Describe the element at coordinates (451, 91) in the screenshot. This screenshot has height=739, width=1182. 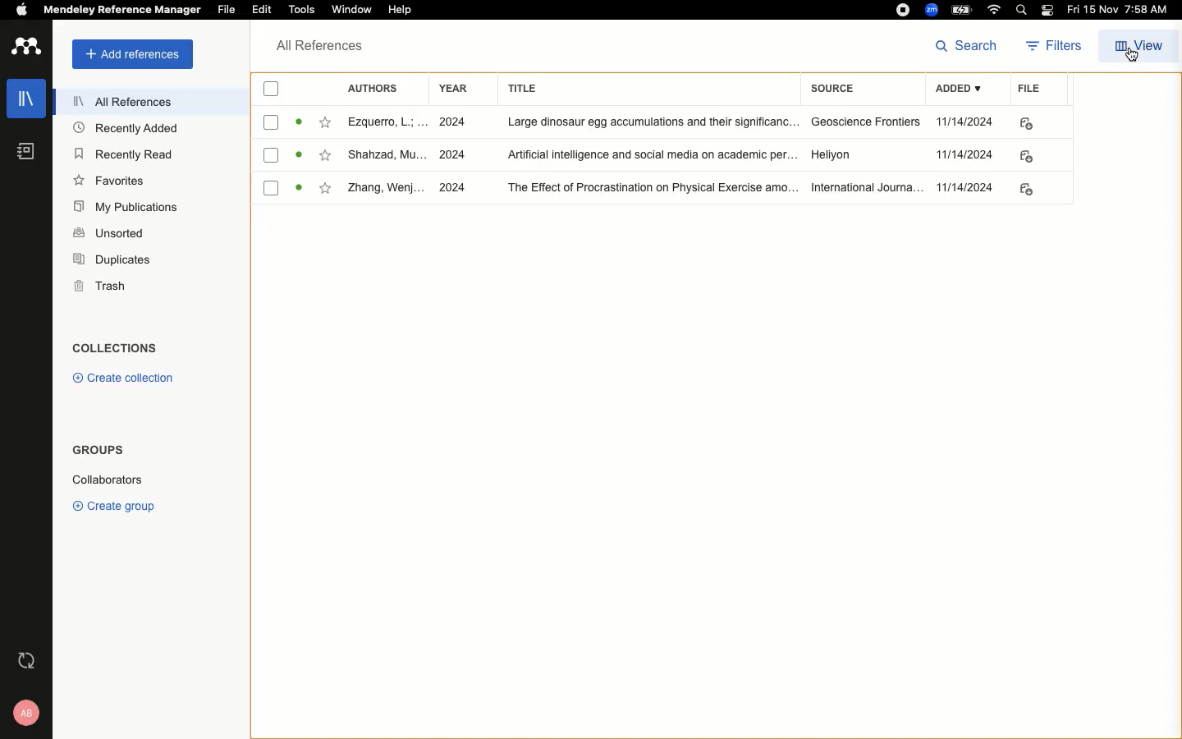
I see `Year` at that location.